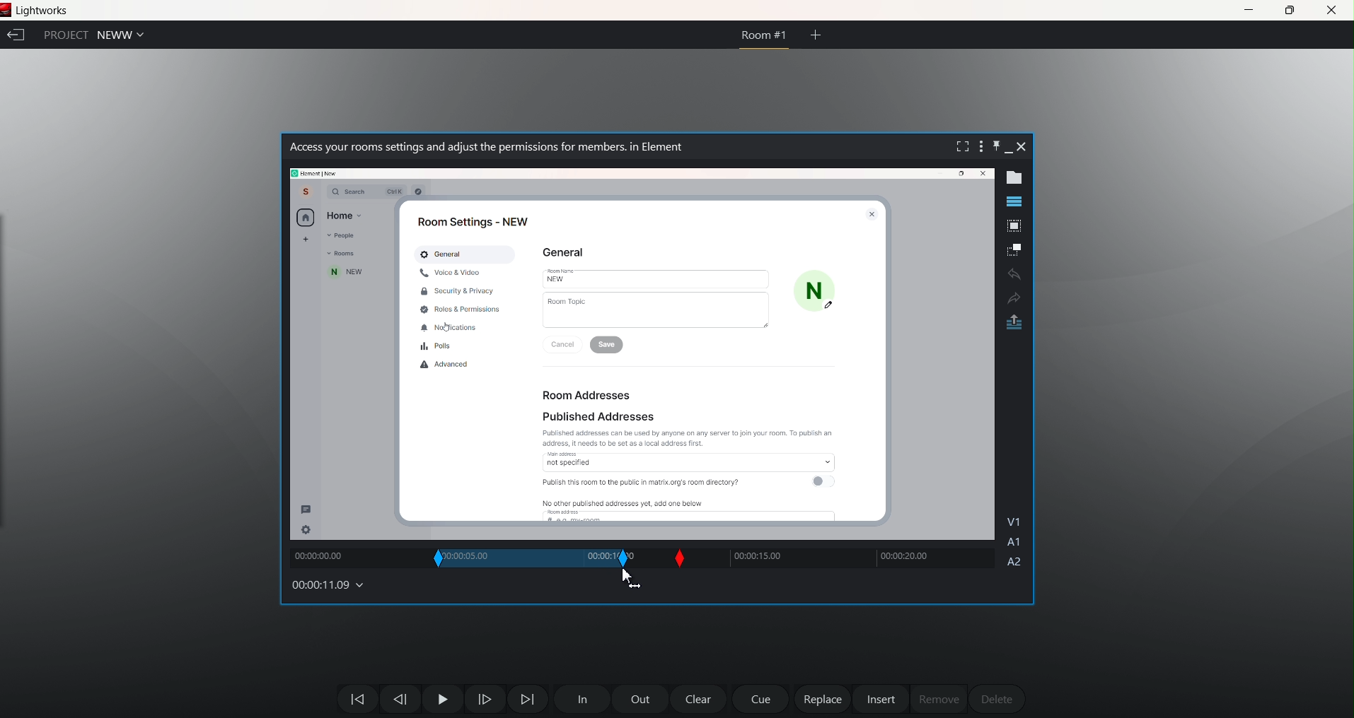 The image size is (1354, 718). I want to click on Security & Privacy, so click(458, 290).